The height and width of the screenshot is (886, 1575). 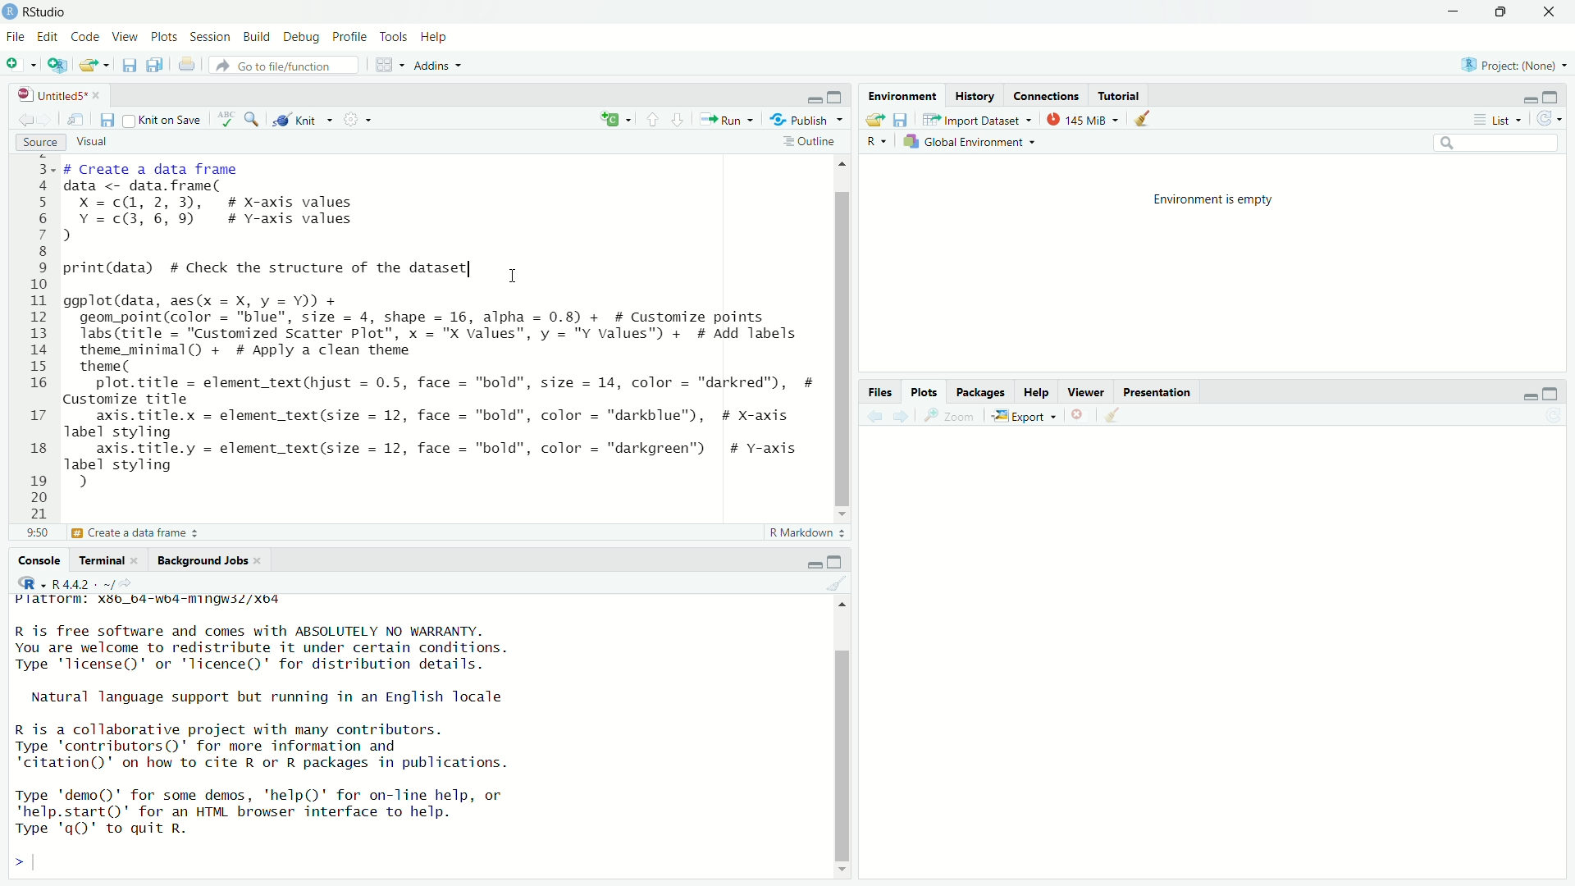 What do you see at coordinates (84, 38) in the screenshot?
I see `Code` at bounding box center [84, 38].